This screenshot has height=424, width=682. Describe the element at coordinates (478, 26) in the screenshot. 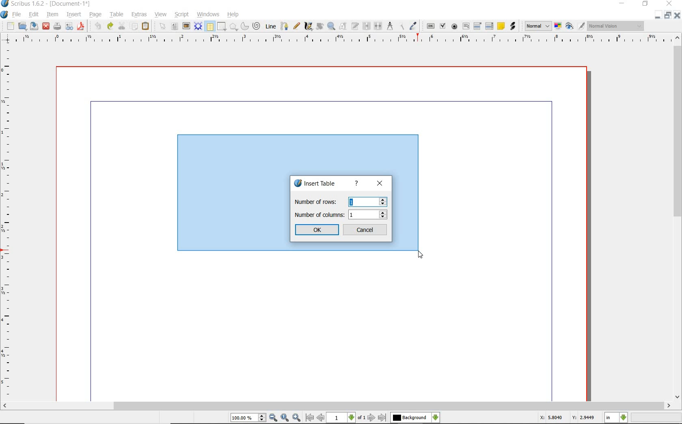

I see `pdf combo box` at that location.